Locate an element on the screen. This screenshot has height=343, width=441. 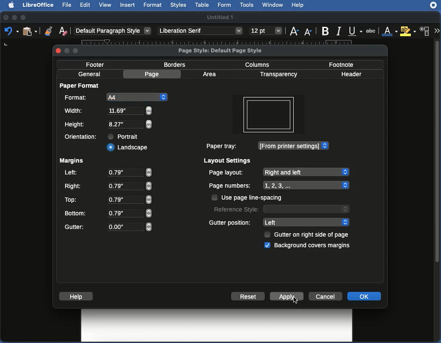
Default paragraph style is located at coordinates (115, 31).